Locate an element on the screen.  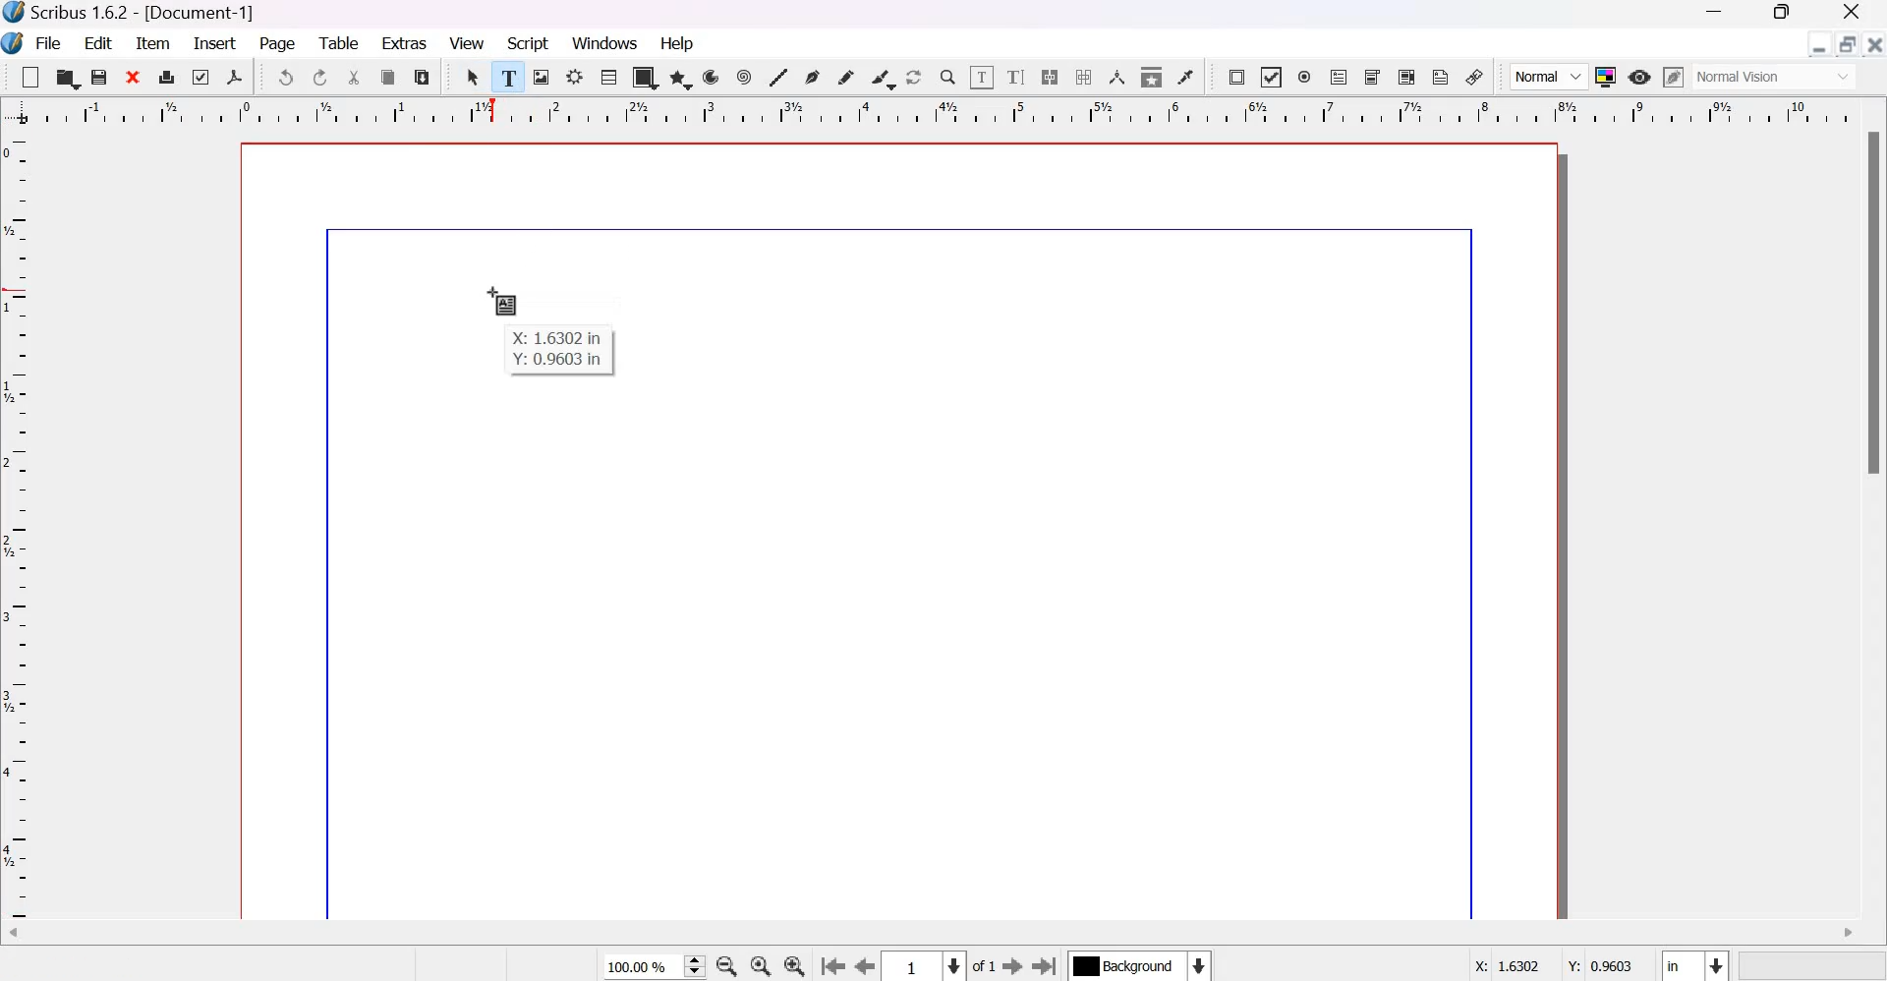
select the current unit is located at coordinates (1694, 963).